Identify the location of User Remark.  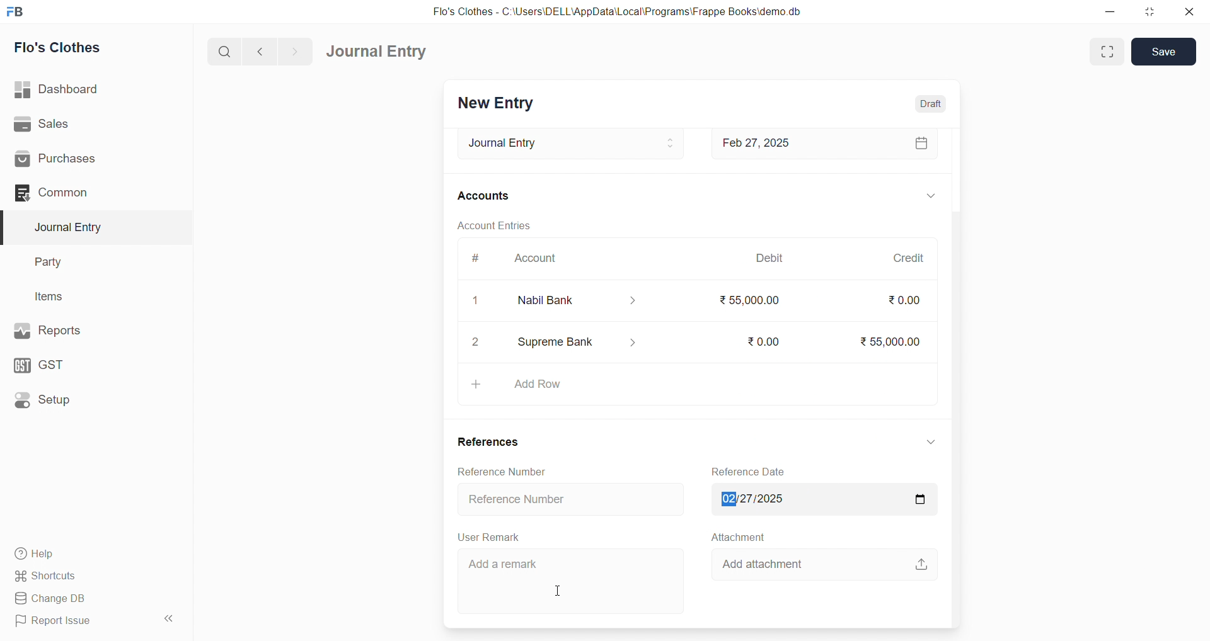
(488, 536).